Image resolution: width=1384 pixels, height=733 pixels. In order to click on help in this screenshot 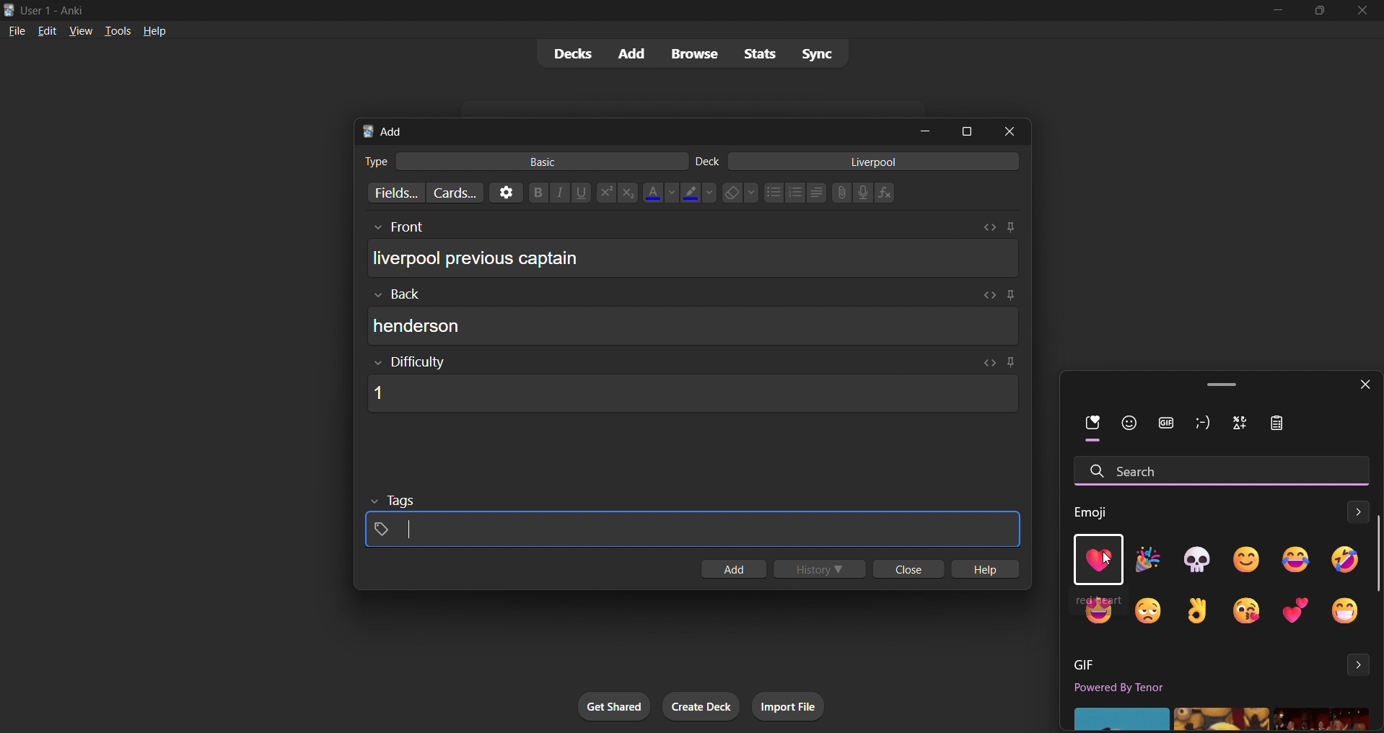, I will do `click(157, 30)`.